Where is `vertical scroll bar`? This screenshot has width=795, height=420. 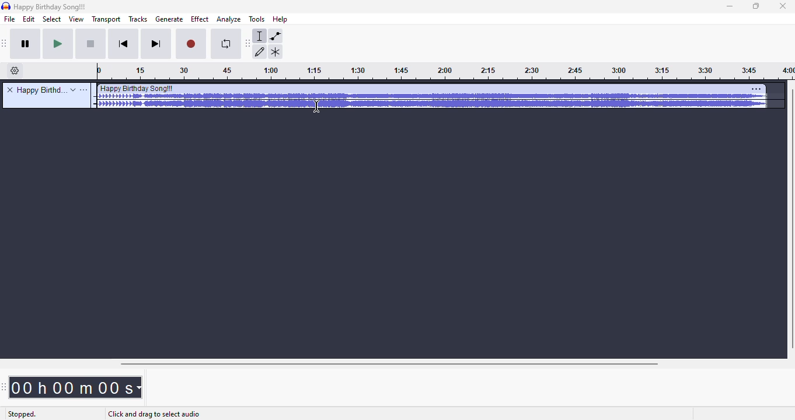 vertical scroll bar is located at coordinates (790, 219).